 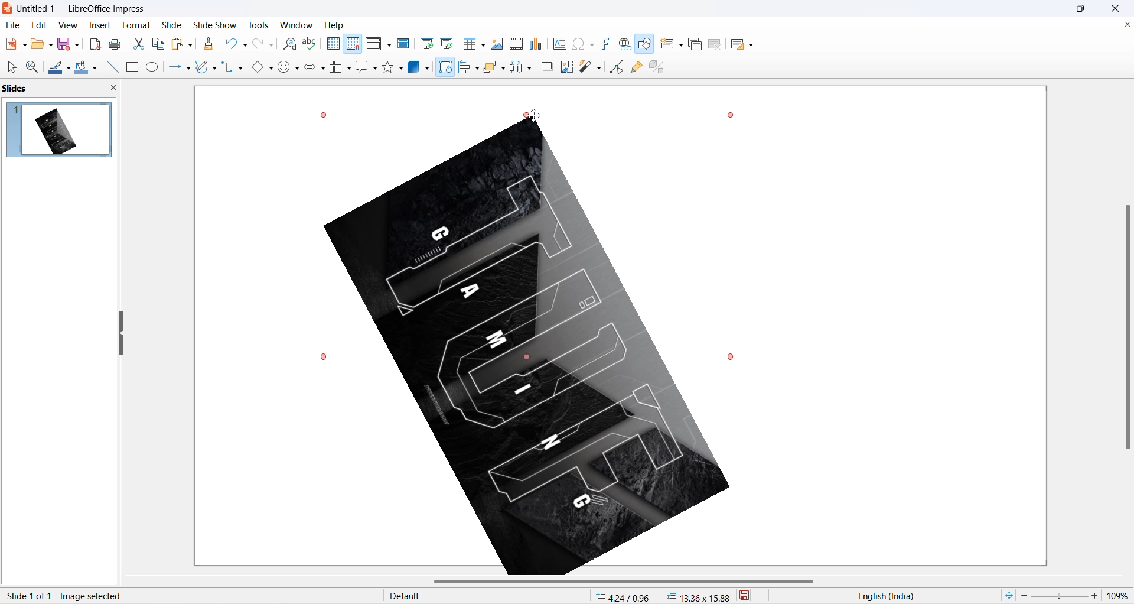 What do you see at coordinates (627, 582) in the screenshot?
I see `horizontal scroll bar` at bounding box center [627, 582].